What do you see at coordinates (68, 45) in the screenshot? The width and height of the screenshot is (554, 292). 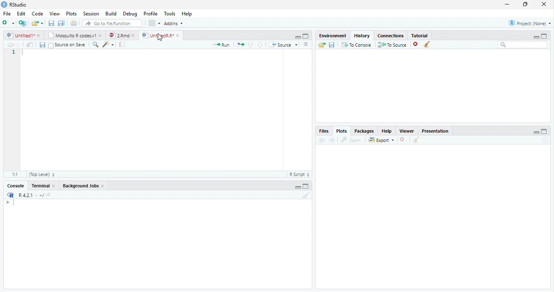 I see `Source on Save` at bounding box center [68, 45].